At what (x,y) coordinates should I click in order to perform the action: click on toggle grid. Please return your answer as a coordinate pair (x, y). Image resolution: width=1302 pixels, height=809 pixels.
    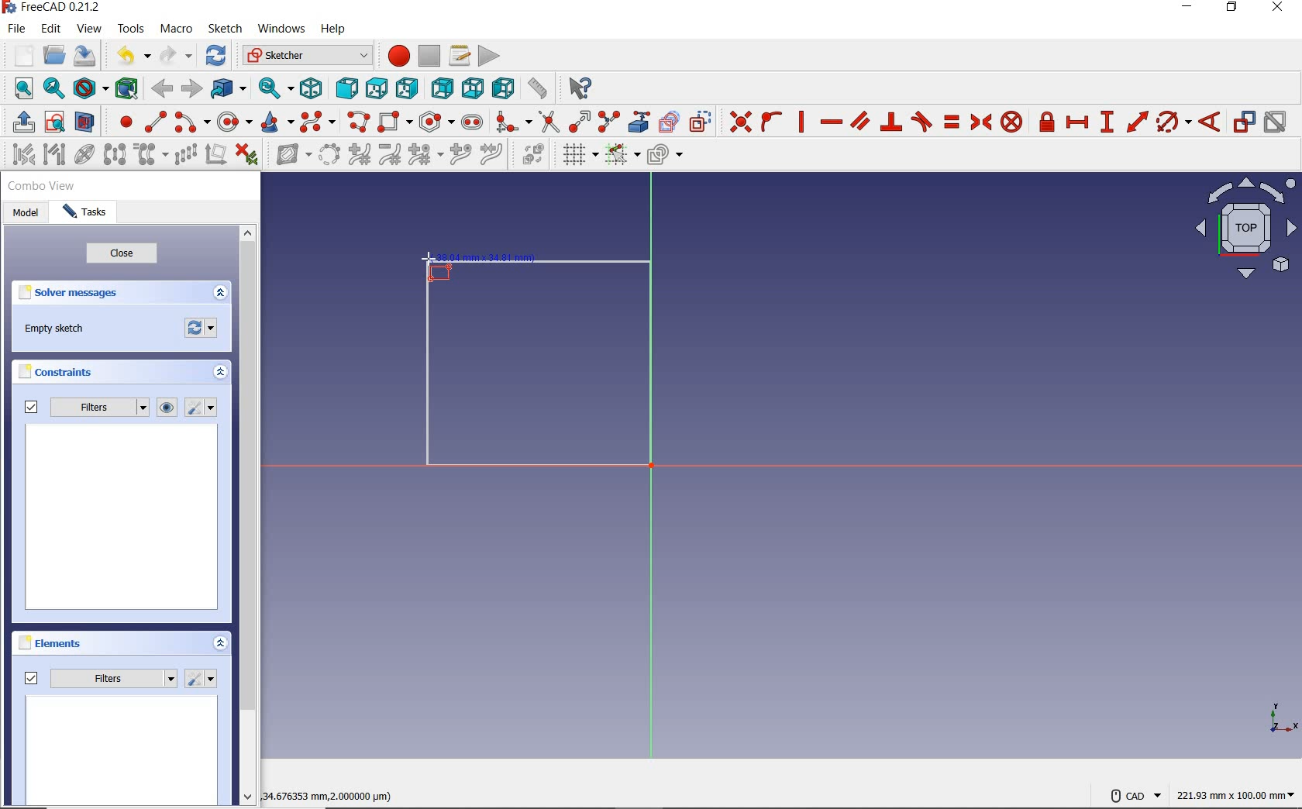
    Looking at the image, I should click on (579, 156).